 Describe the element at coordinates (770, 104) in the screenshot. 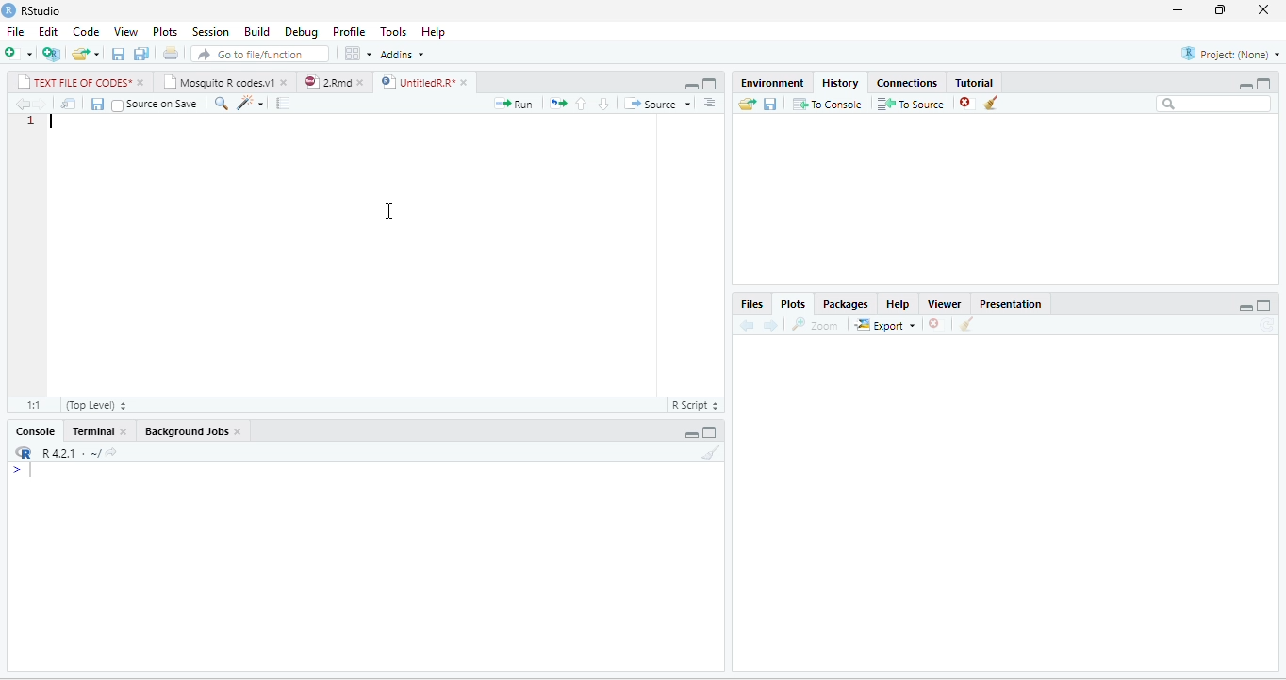

I see `save` at that location.